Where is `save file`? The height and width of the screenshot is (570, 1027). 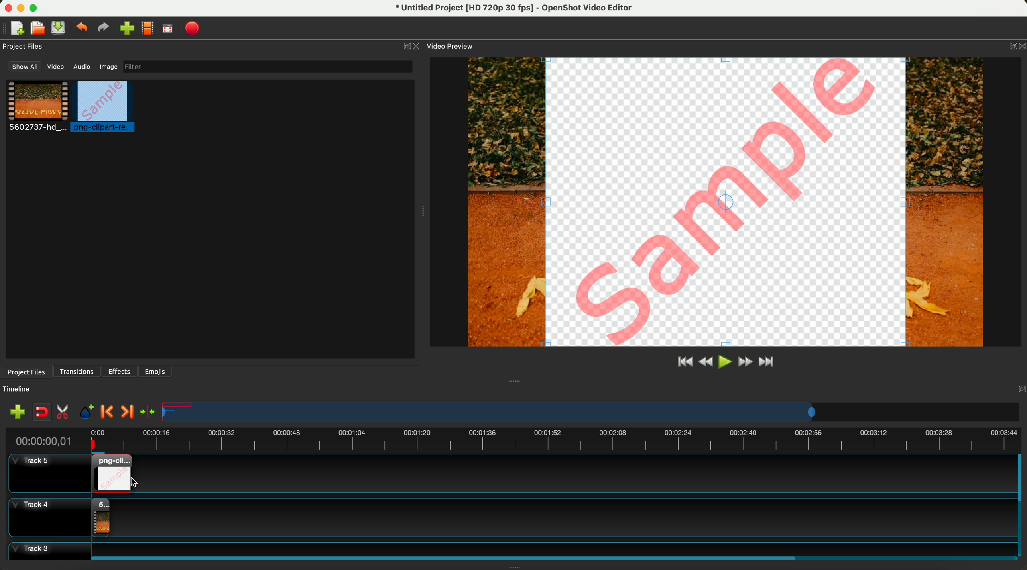 save file is located at coordinates (60, 28).